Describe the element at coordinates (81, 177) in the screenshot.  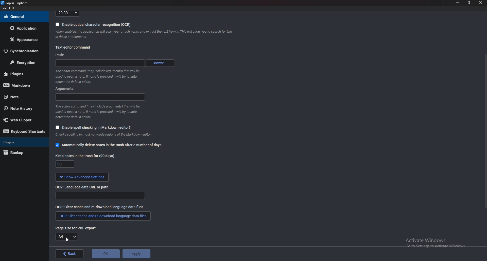
I see `show advanced settings` at that location.